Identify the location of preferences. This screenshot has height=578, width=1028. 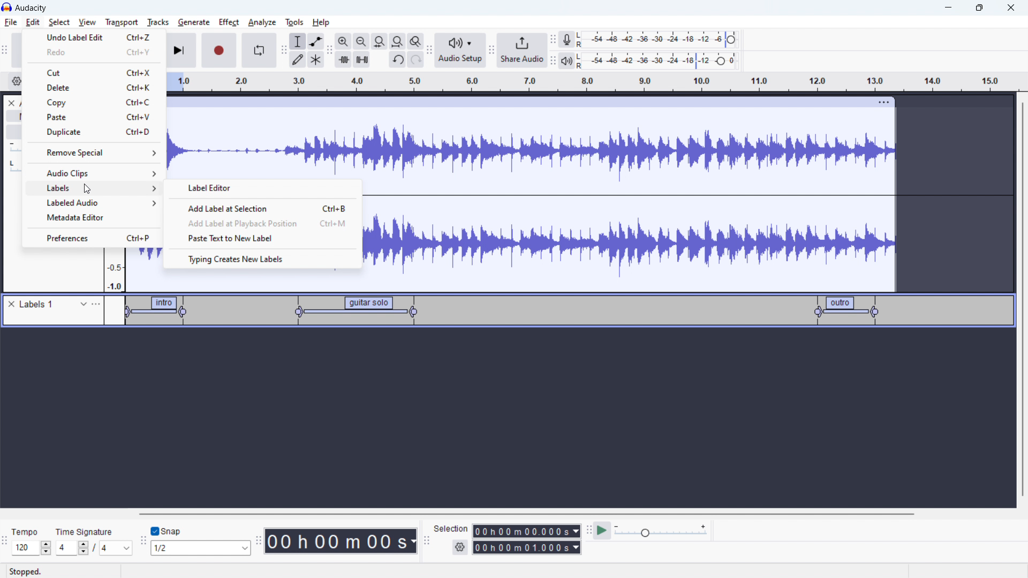
(93, 239).